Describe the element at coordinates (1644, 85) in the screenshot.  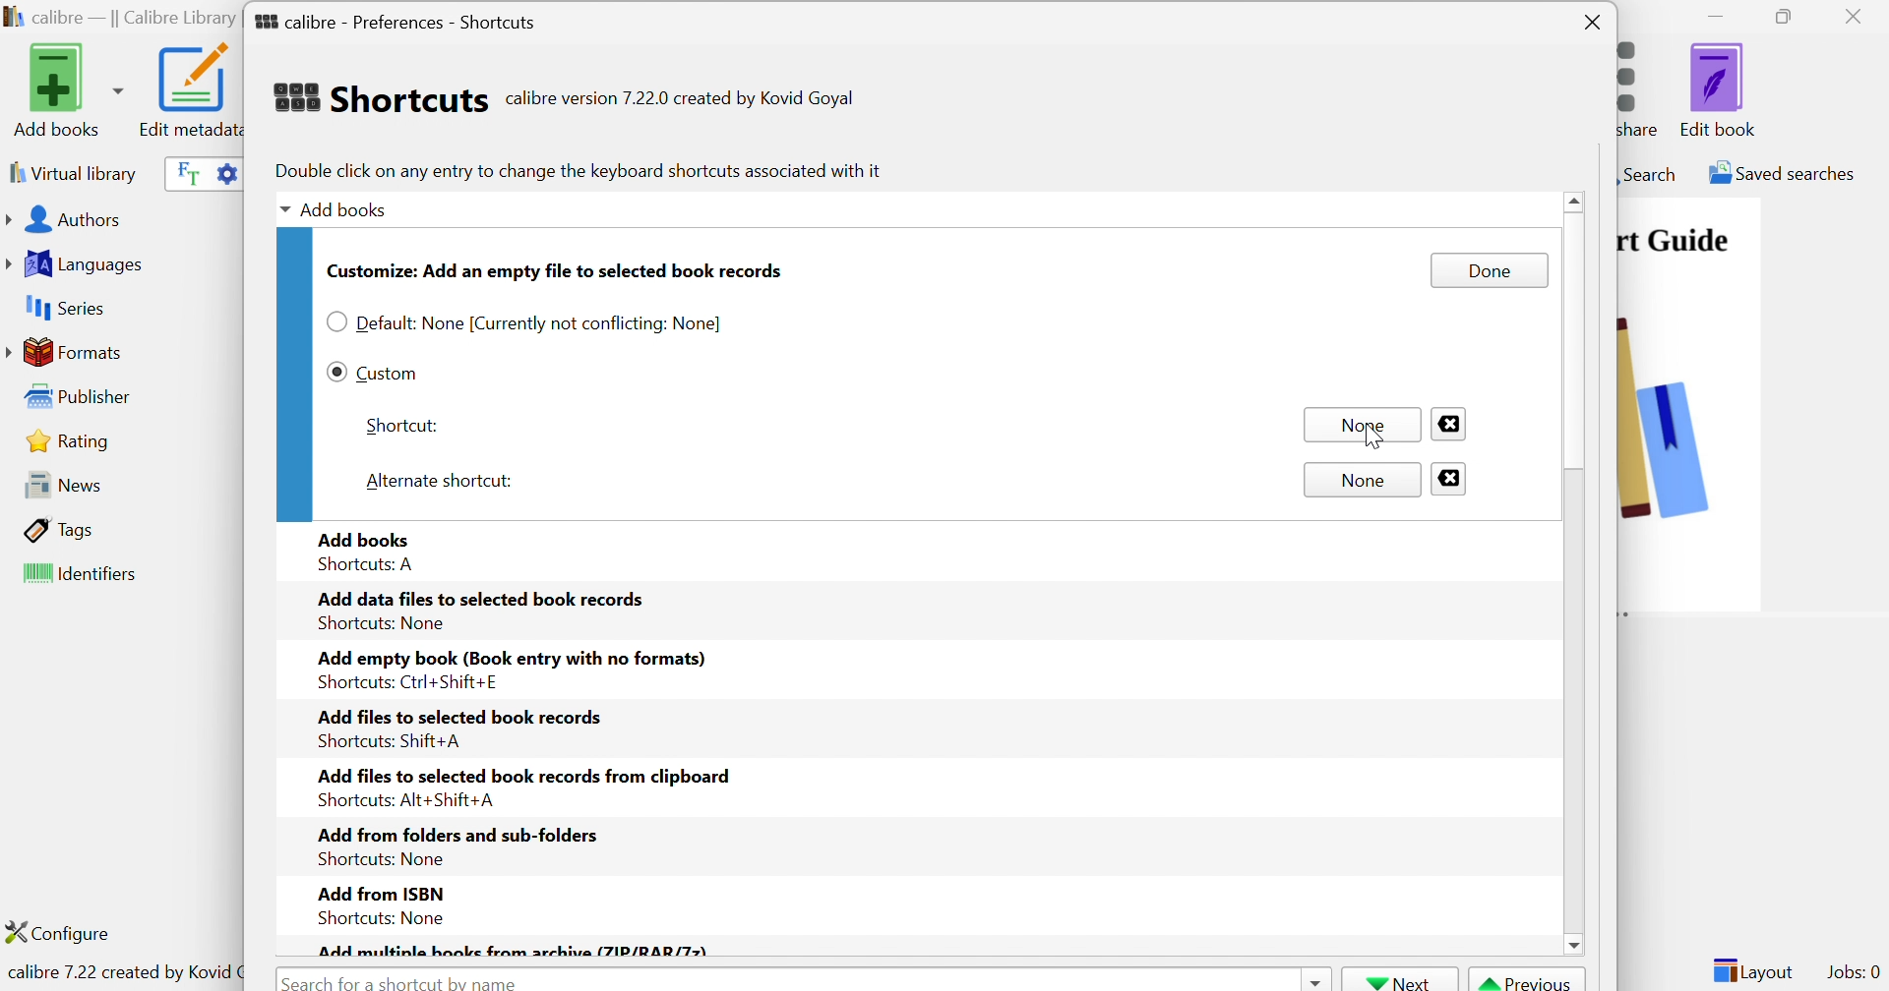
I see `Connect/share` at that location.